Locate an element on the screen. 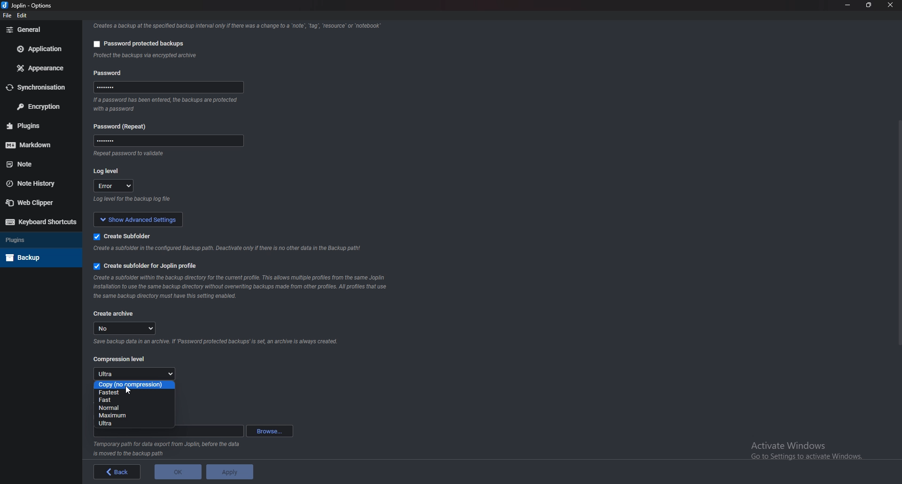  password (repeat) is located at coordinates (124, 126).